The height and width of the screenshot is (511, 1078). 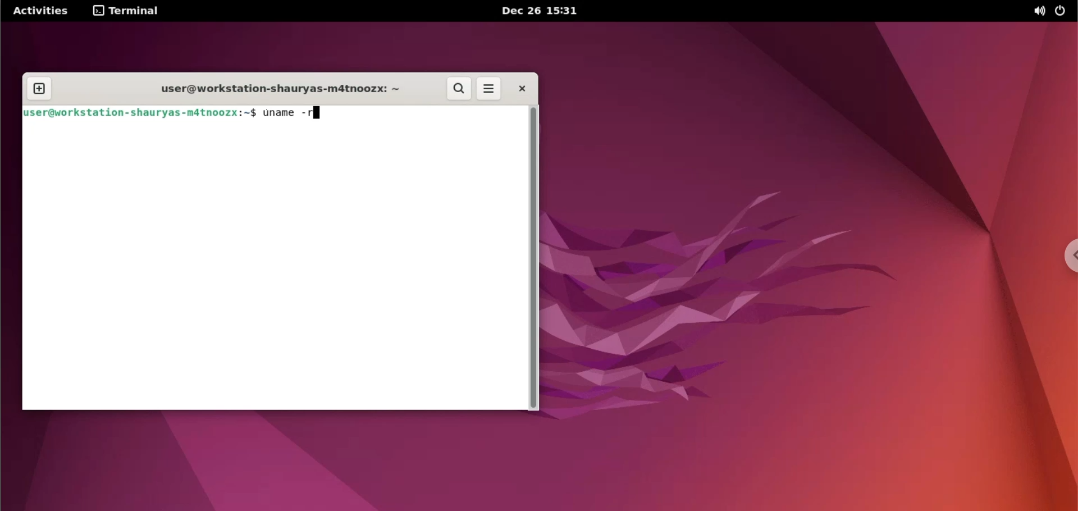 What do you see at coordinates (42, 10) in the screenshot?
I see `Activities` at bounding box center [42, 10].